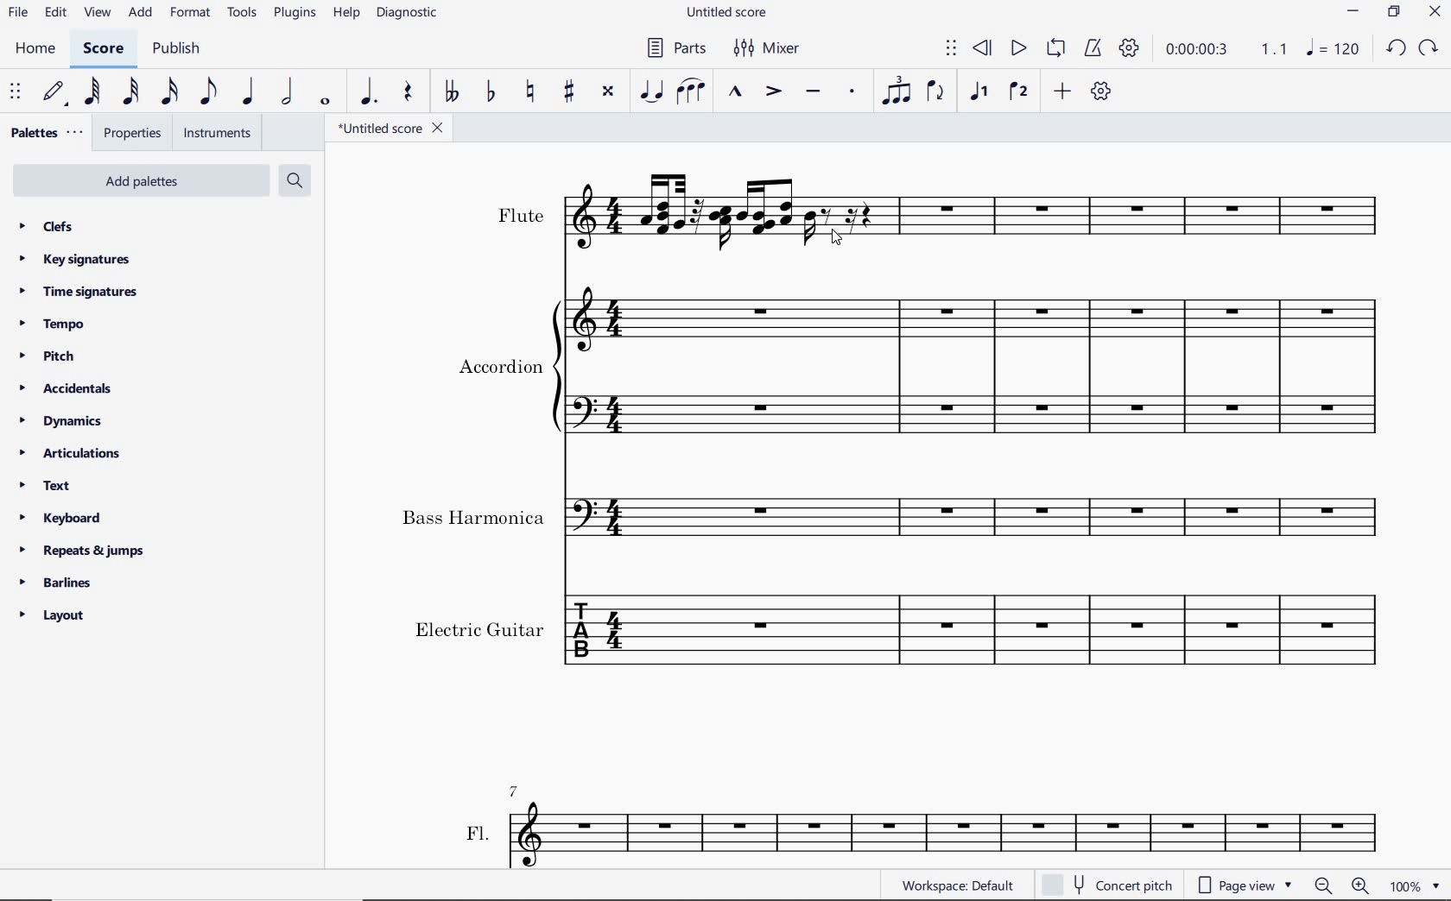 This screenshot has height=901, width=1451. What do you see at coordinates (295, 180) in the screenshot?
I see `search palettes` at bounding box center [295, 180].